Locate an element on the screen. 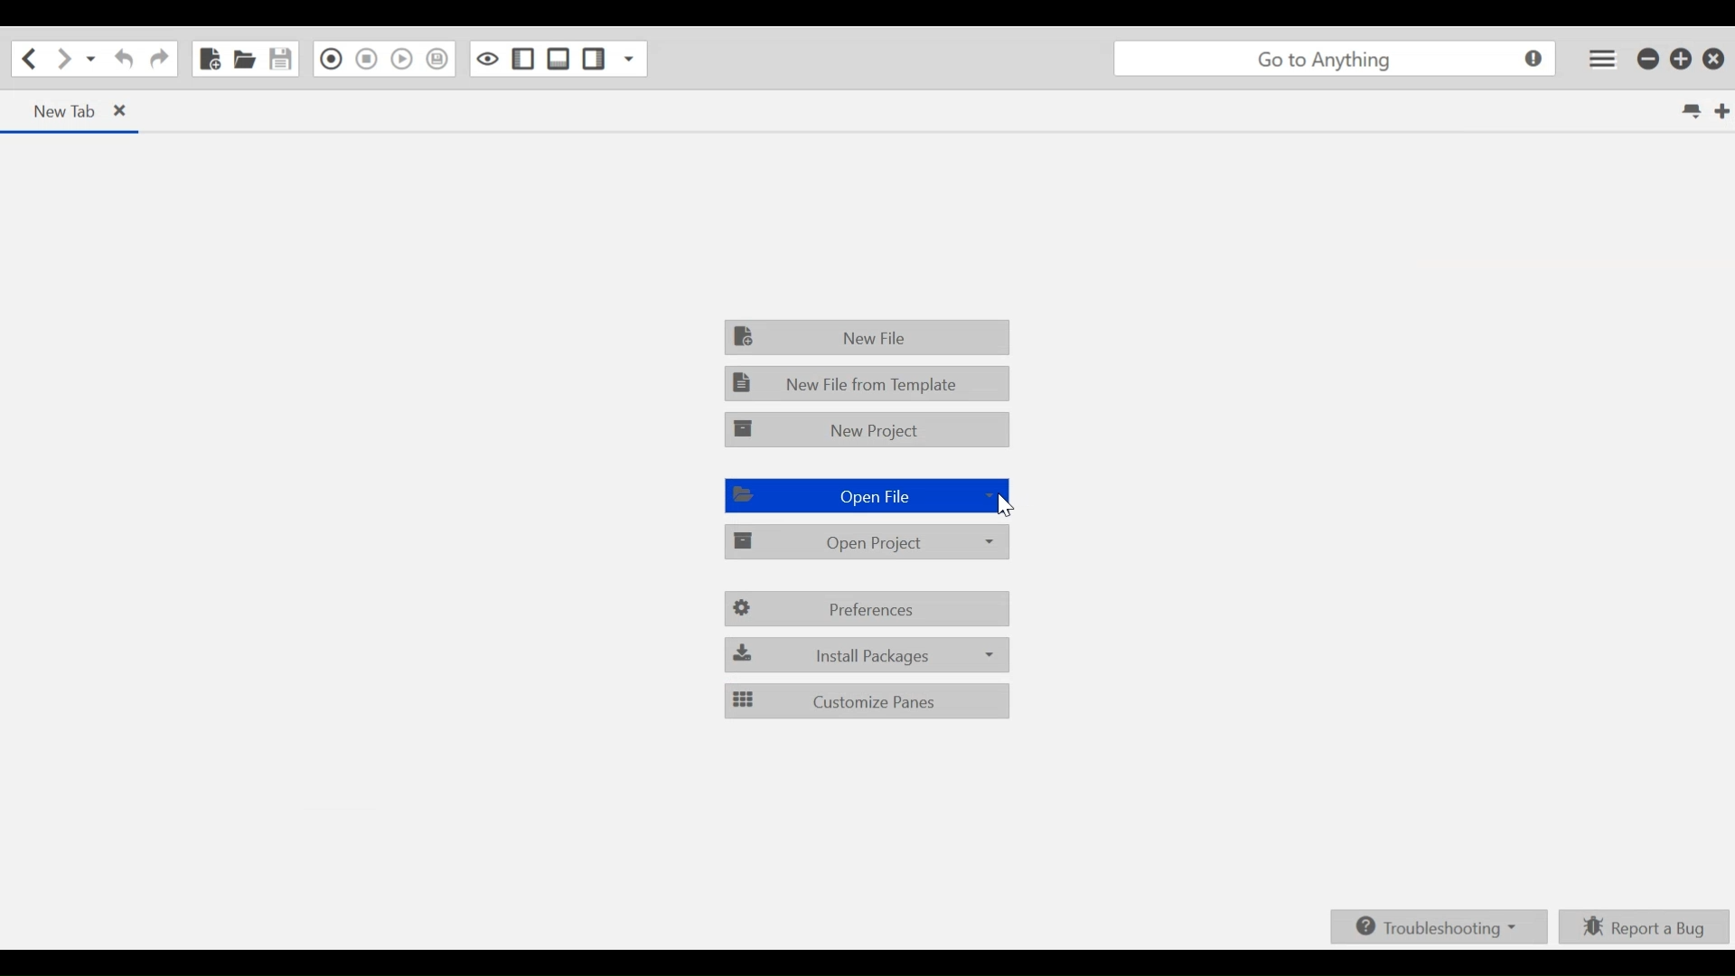  Recording in Macro is located at coordinates (329, 60).